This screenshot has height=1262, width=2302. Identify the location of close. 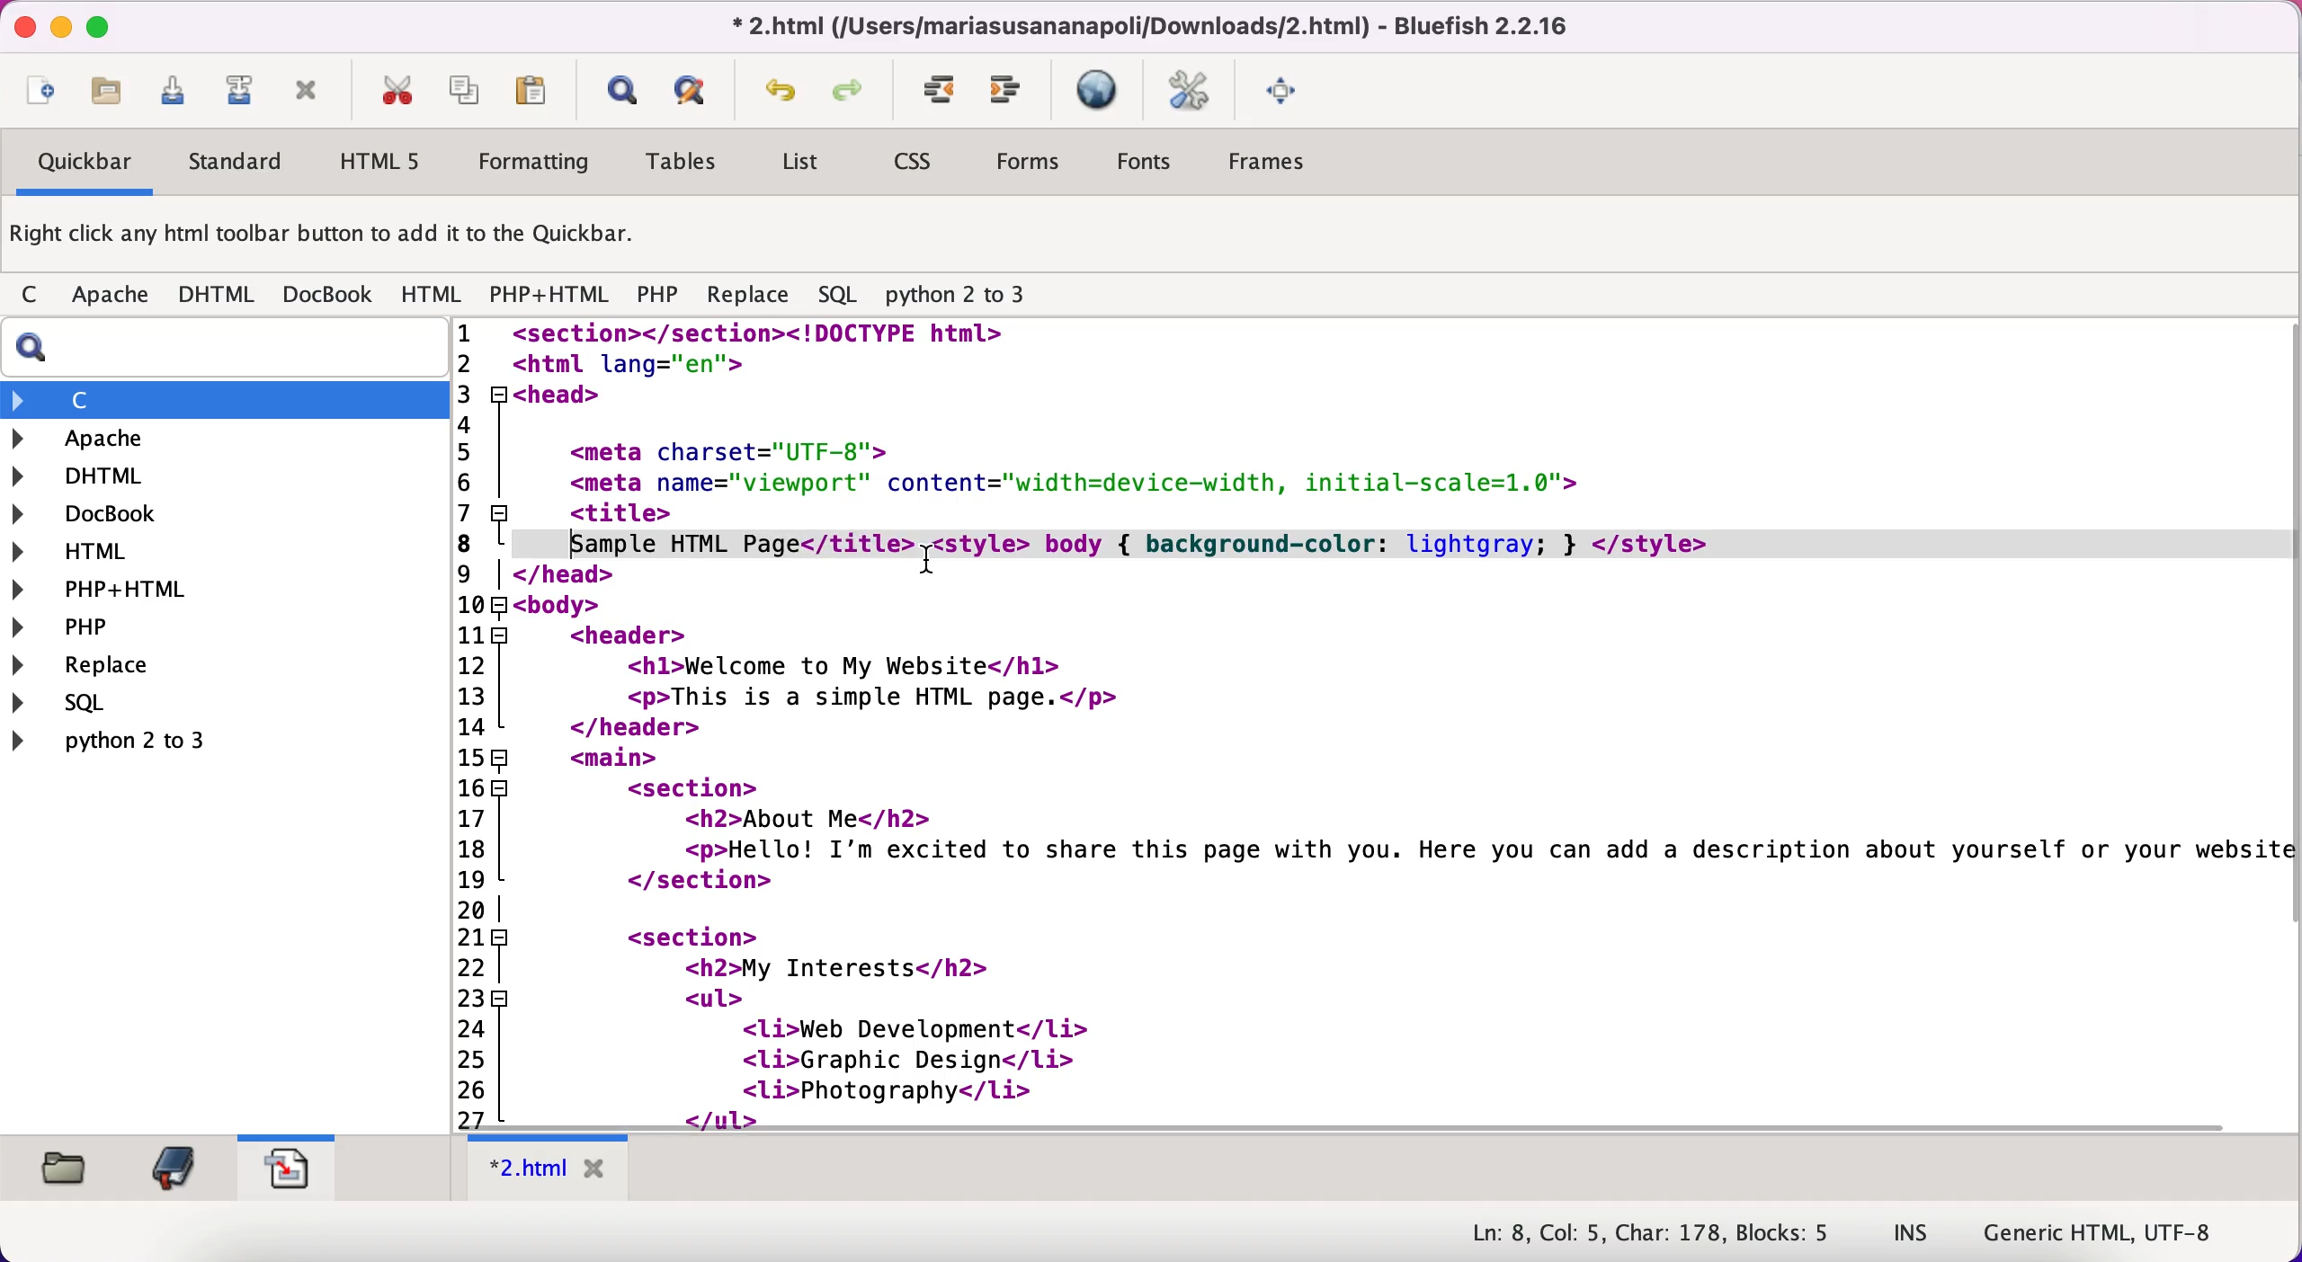
(20, 26).